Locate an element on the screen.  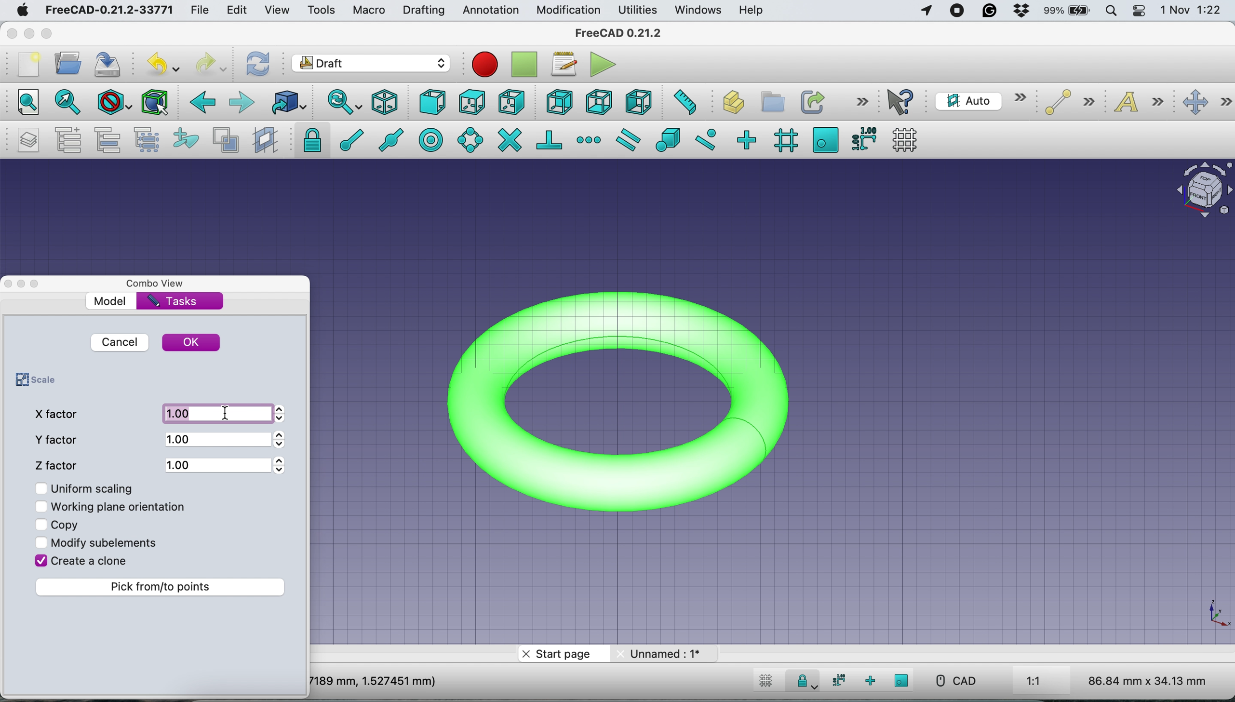
front is located at coordinates (432, 103).